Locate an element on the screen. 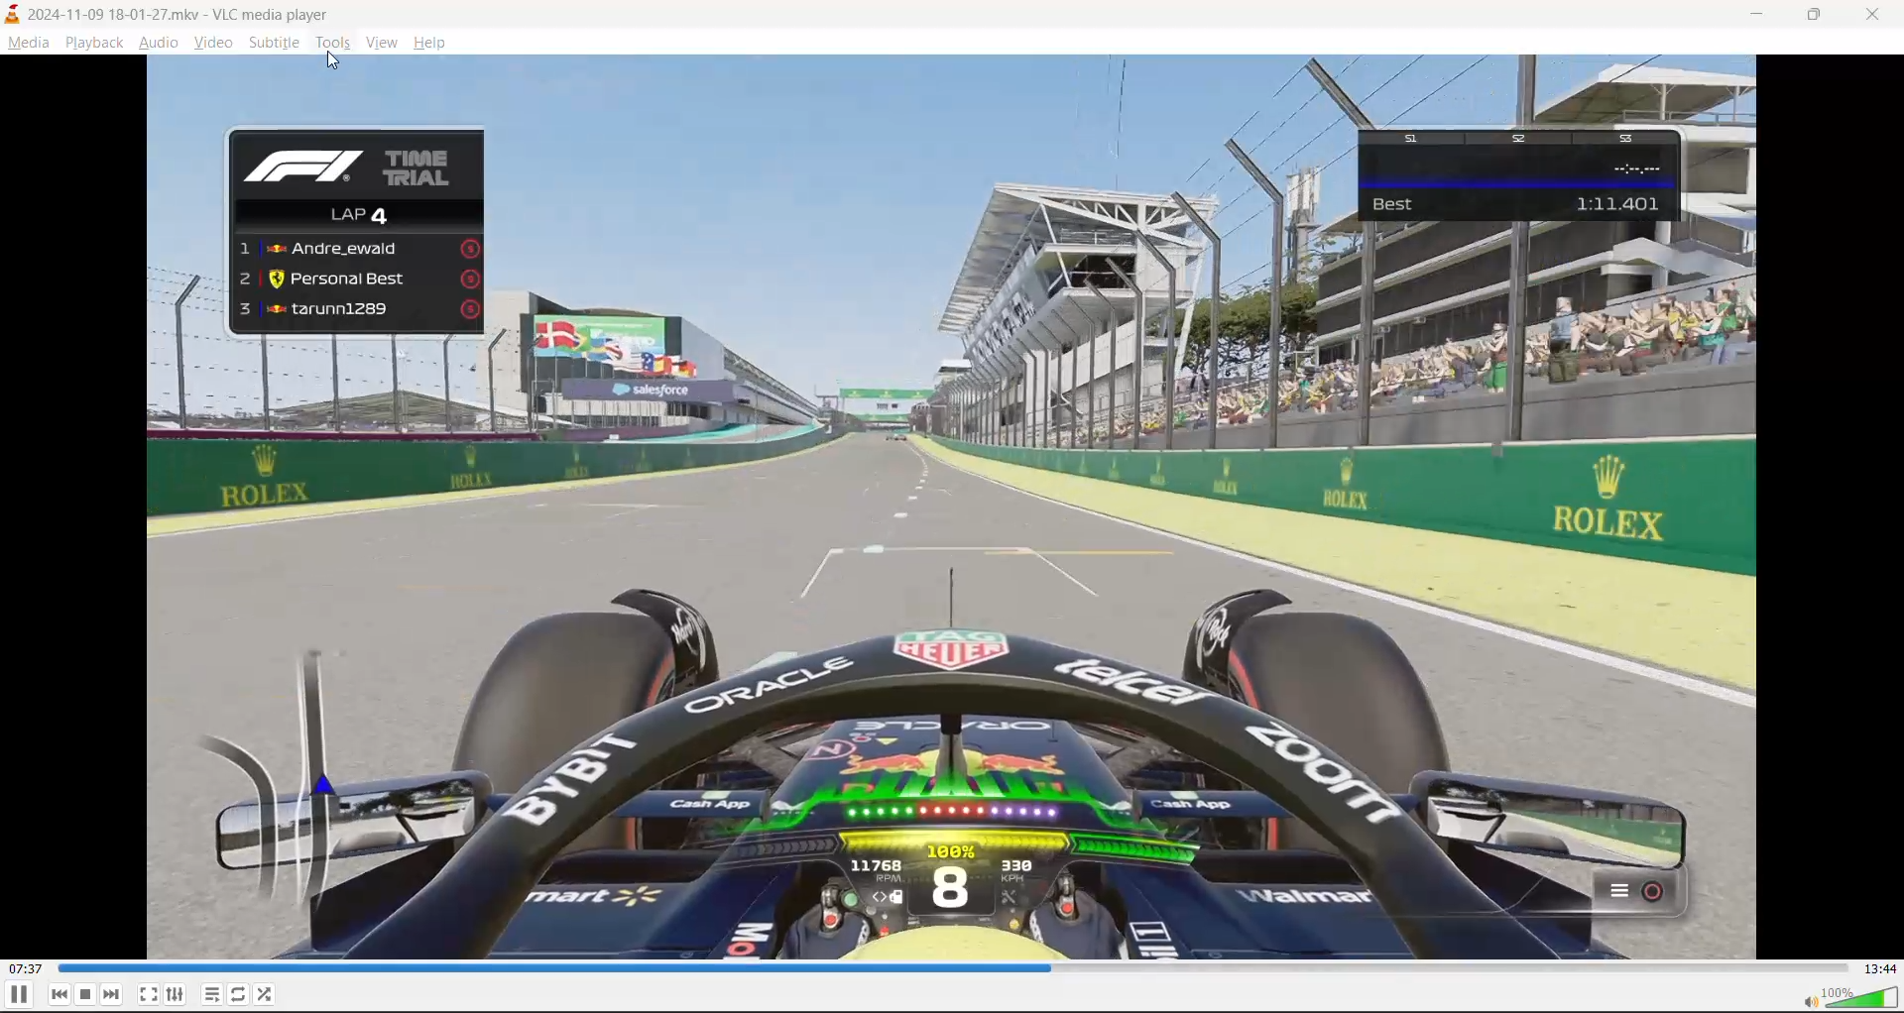 Image resolution: width=1904 pixels, height=1013 pixels. playback is located at coordinates (95, 40).